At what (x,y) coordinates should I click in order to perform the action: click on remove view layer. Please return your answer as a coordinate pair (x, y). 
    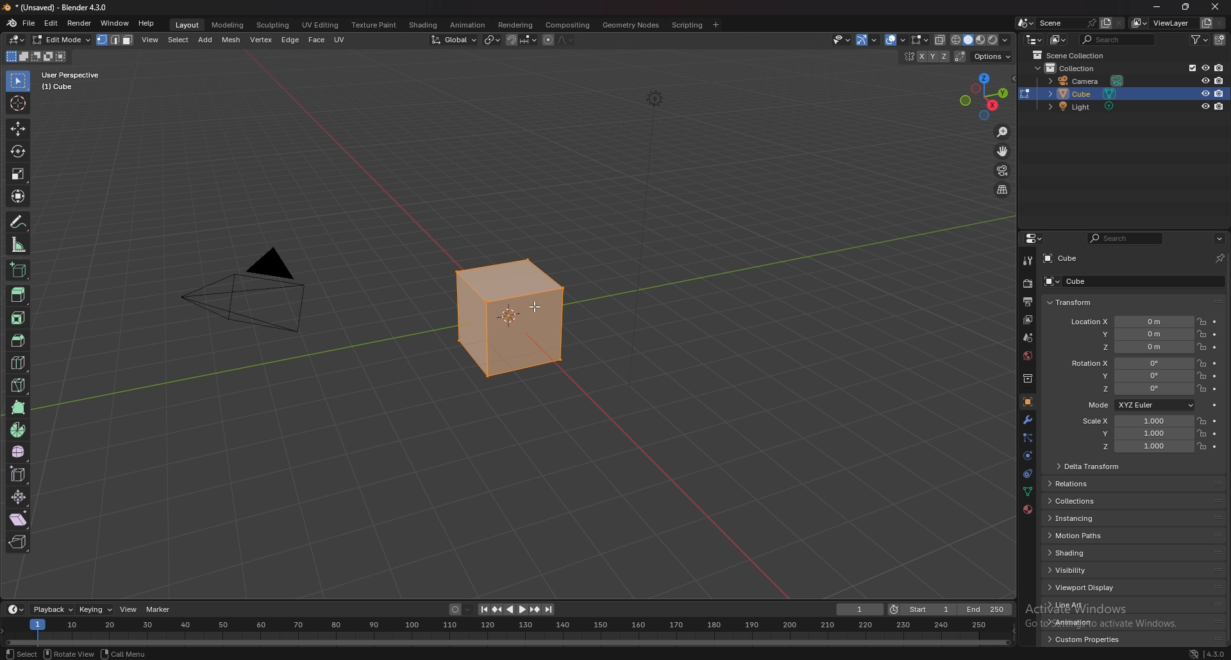
    Looking at the image, I should click on (1220, 24).